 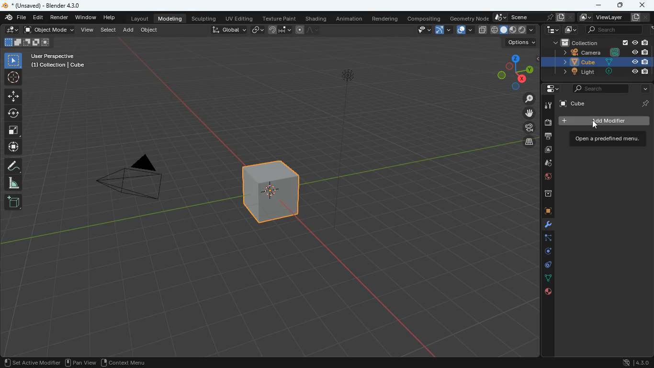 What do you see at coordinates (606, 103) in the screenshot?
I see `cube` at bounding box center [606, 103].